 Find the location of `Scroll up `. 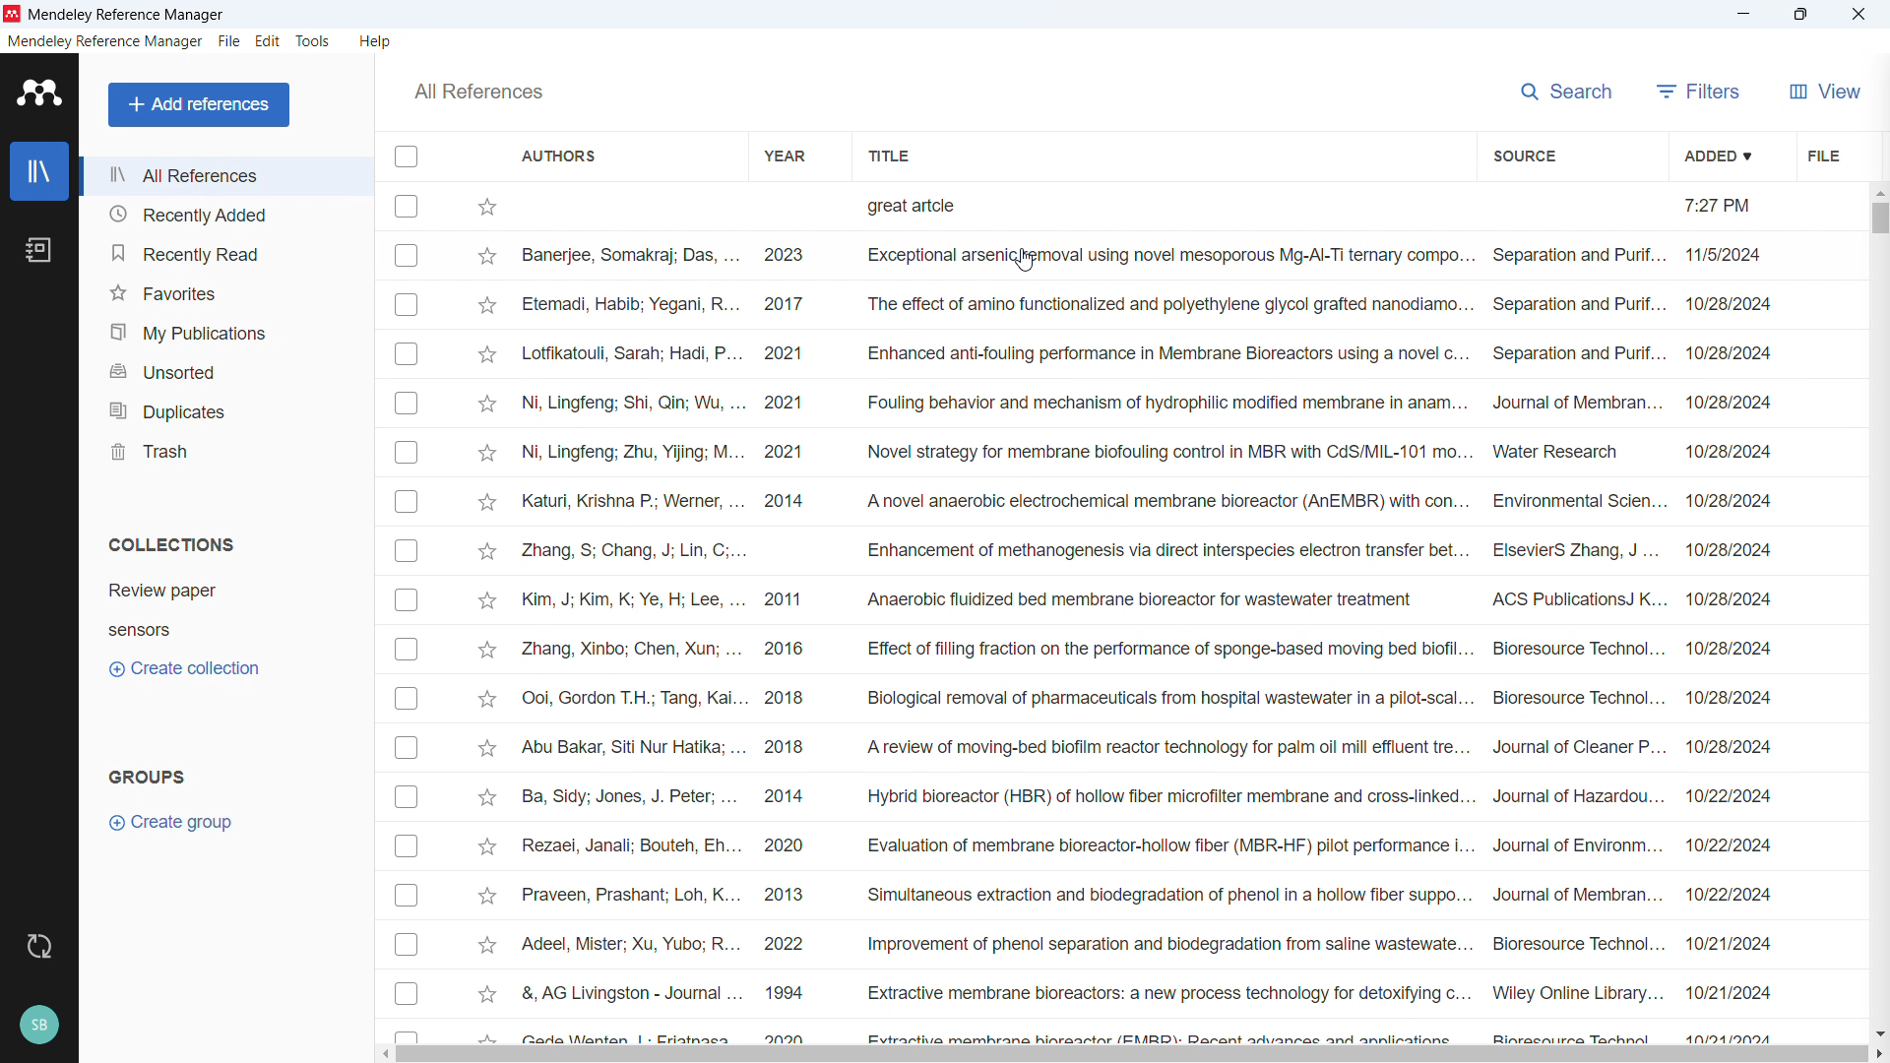

Scroll up  is located at coordinates (1878, 192).